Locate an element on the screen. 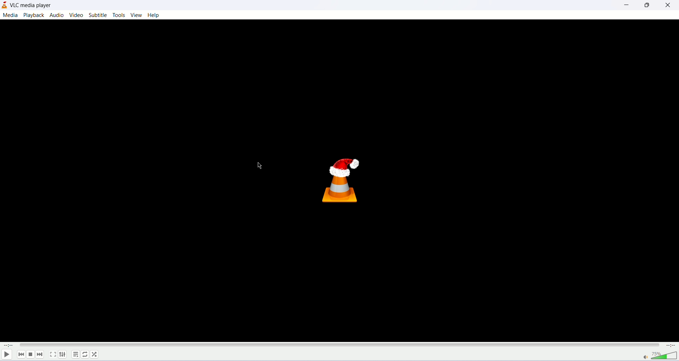 The height and width of the screenshot is (361, 679). audio is located at coordinates (58, 15).